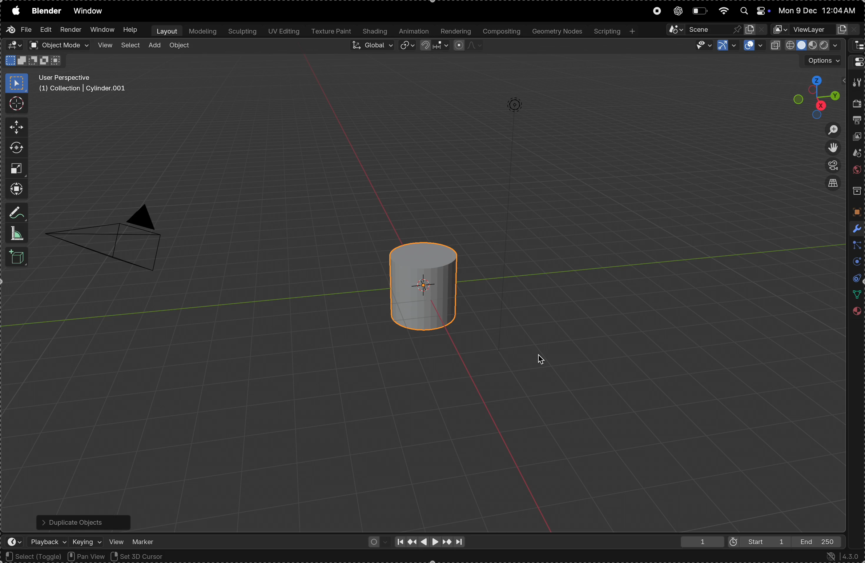 This screenshot has width=865, height=563. What do you see at coordinates (16, 148) in the screenshot?
I see `rotate` at bounding box center [16, 148].